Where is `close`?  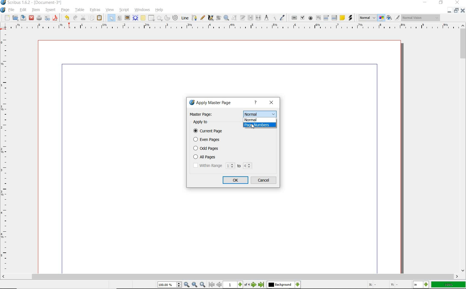 close is located at coordinates (32, 18).